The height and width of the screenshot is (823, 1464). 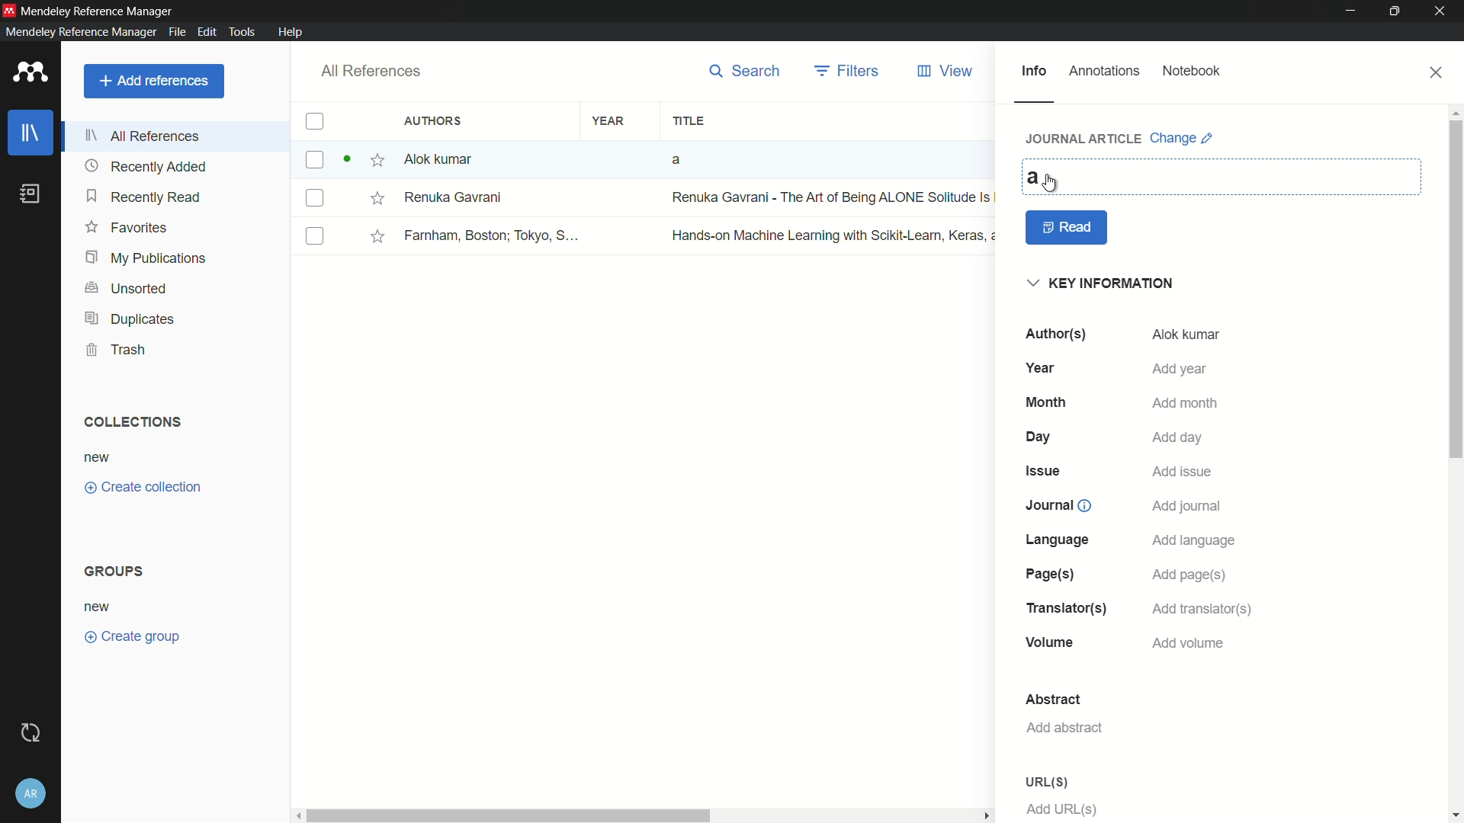 I want to click on journal, so click(x=1056, y=505).